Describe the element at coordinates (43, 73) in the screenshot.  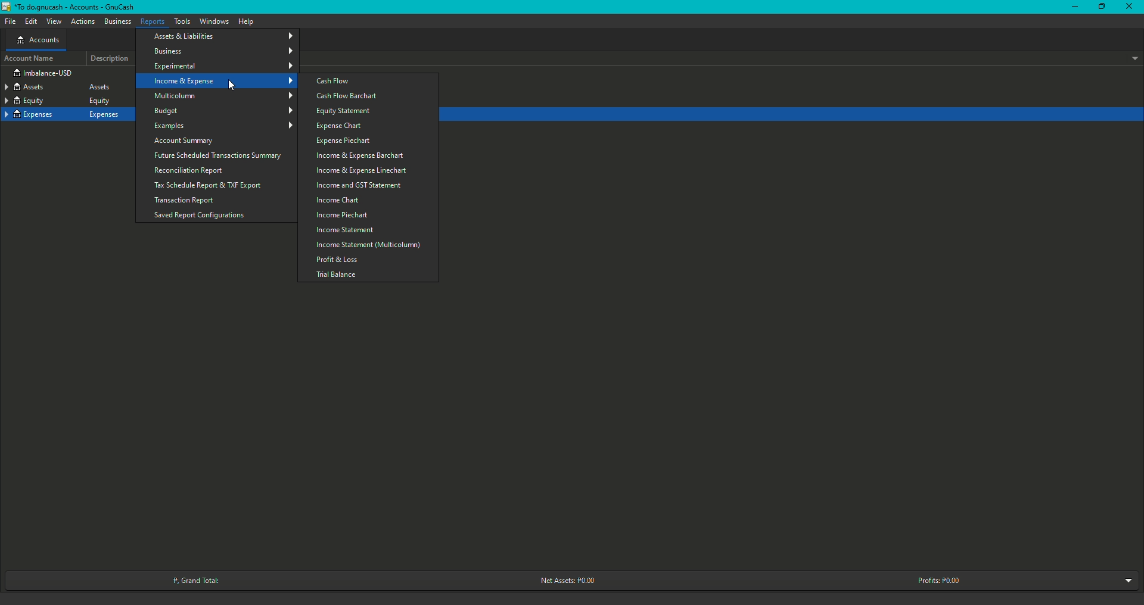
I see `Imbalance` at that location.